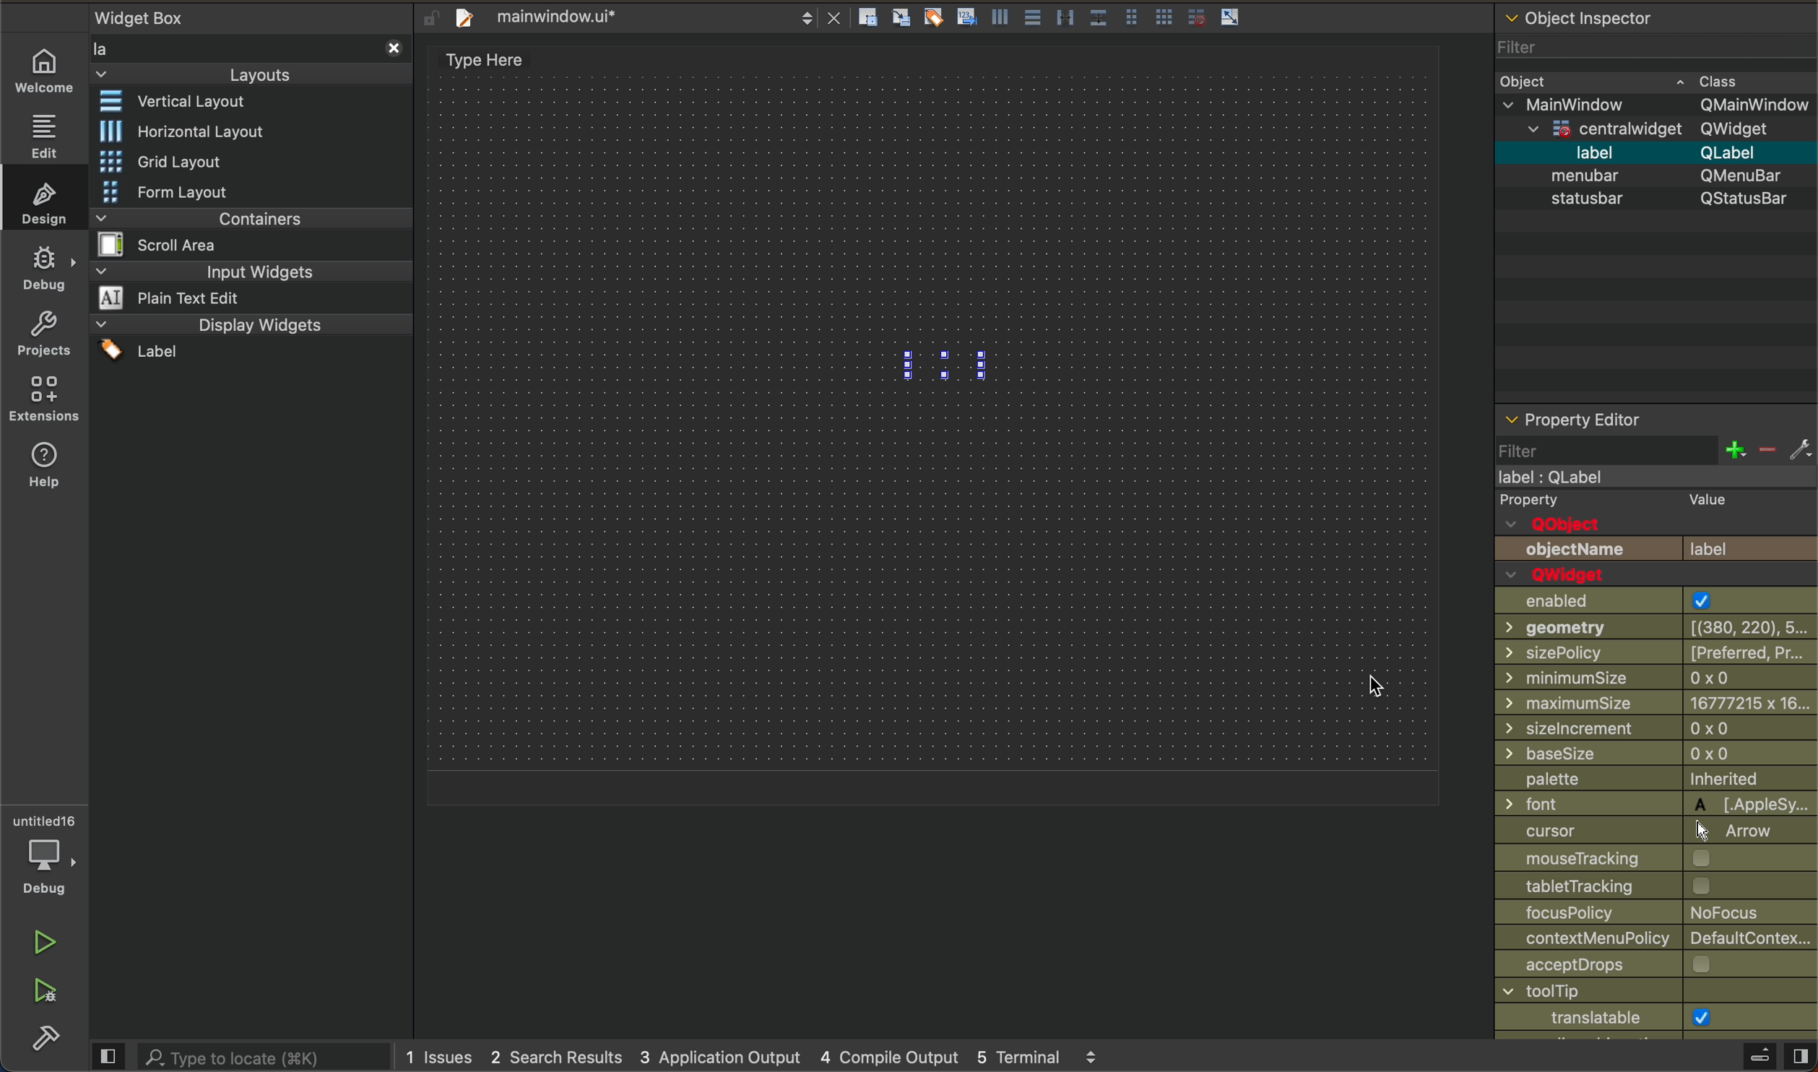 The height and width of the screenshot is (1072, 1818). What do you see at coordinates (1655, 437) in the screenshot?
I see `property editor` at bounding box center [1655, 437].